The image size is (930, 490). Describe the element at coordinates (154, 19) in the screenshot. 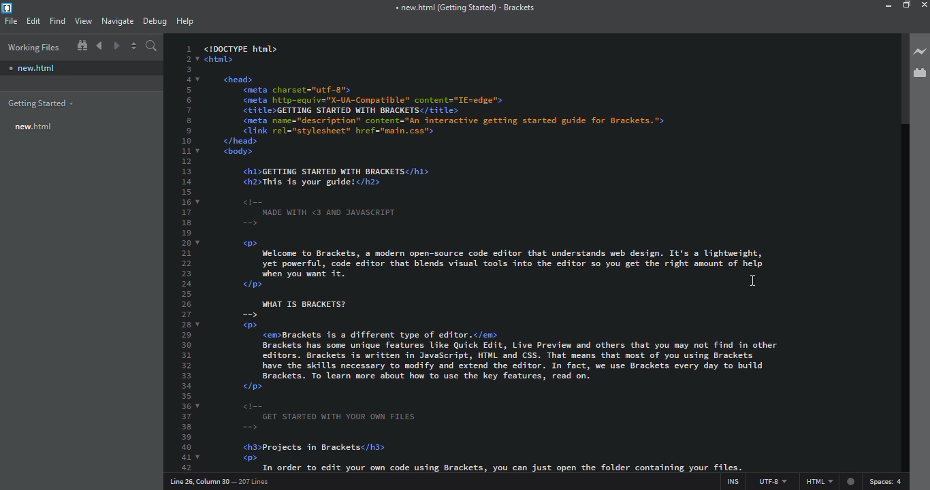

I see `debug` at that location.